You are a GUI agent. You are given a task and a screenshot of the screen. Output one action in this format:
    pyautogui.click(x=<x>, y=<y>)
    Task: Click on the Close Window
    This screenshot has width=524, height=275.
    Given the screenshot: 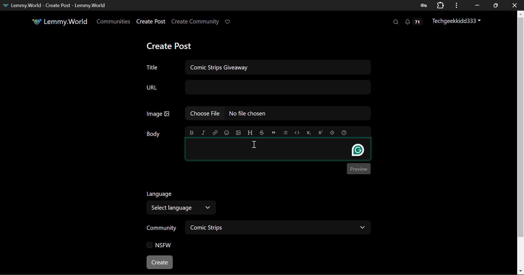 What is the action you would take?
    pyautogui.click(x=514, y=5)
    